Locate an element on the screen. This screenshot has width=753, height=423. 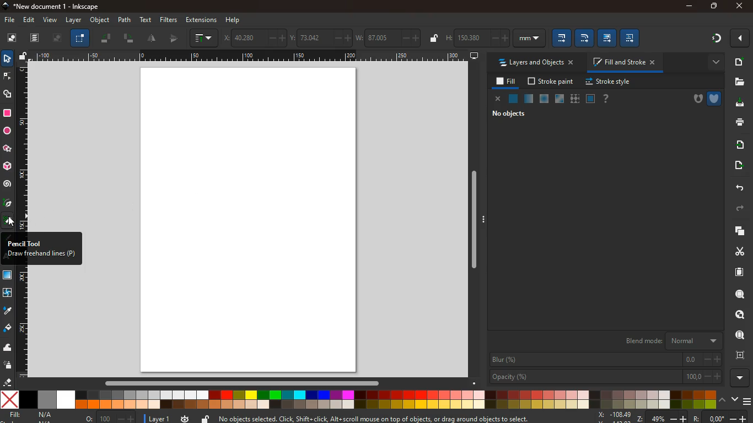
fill is located at coordinates (504, 82).